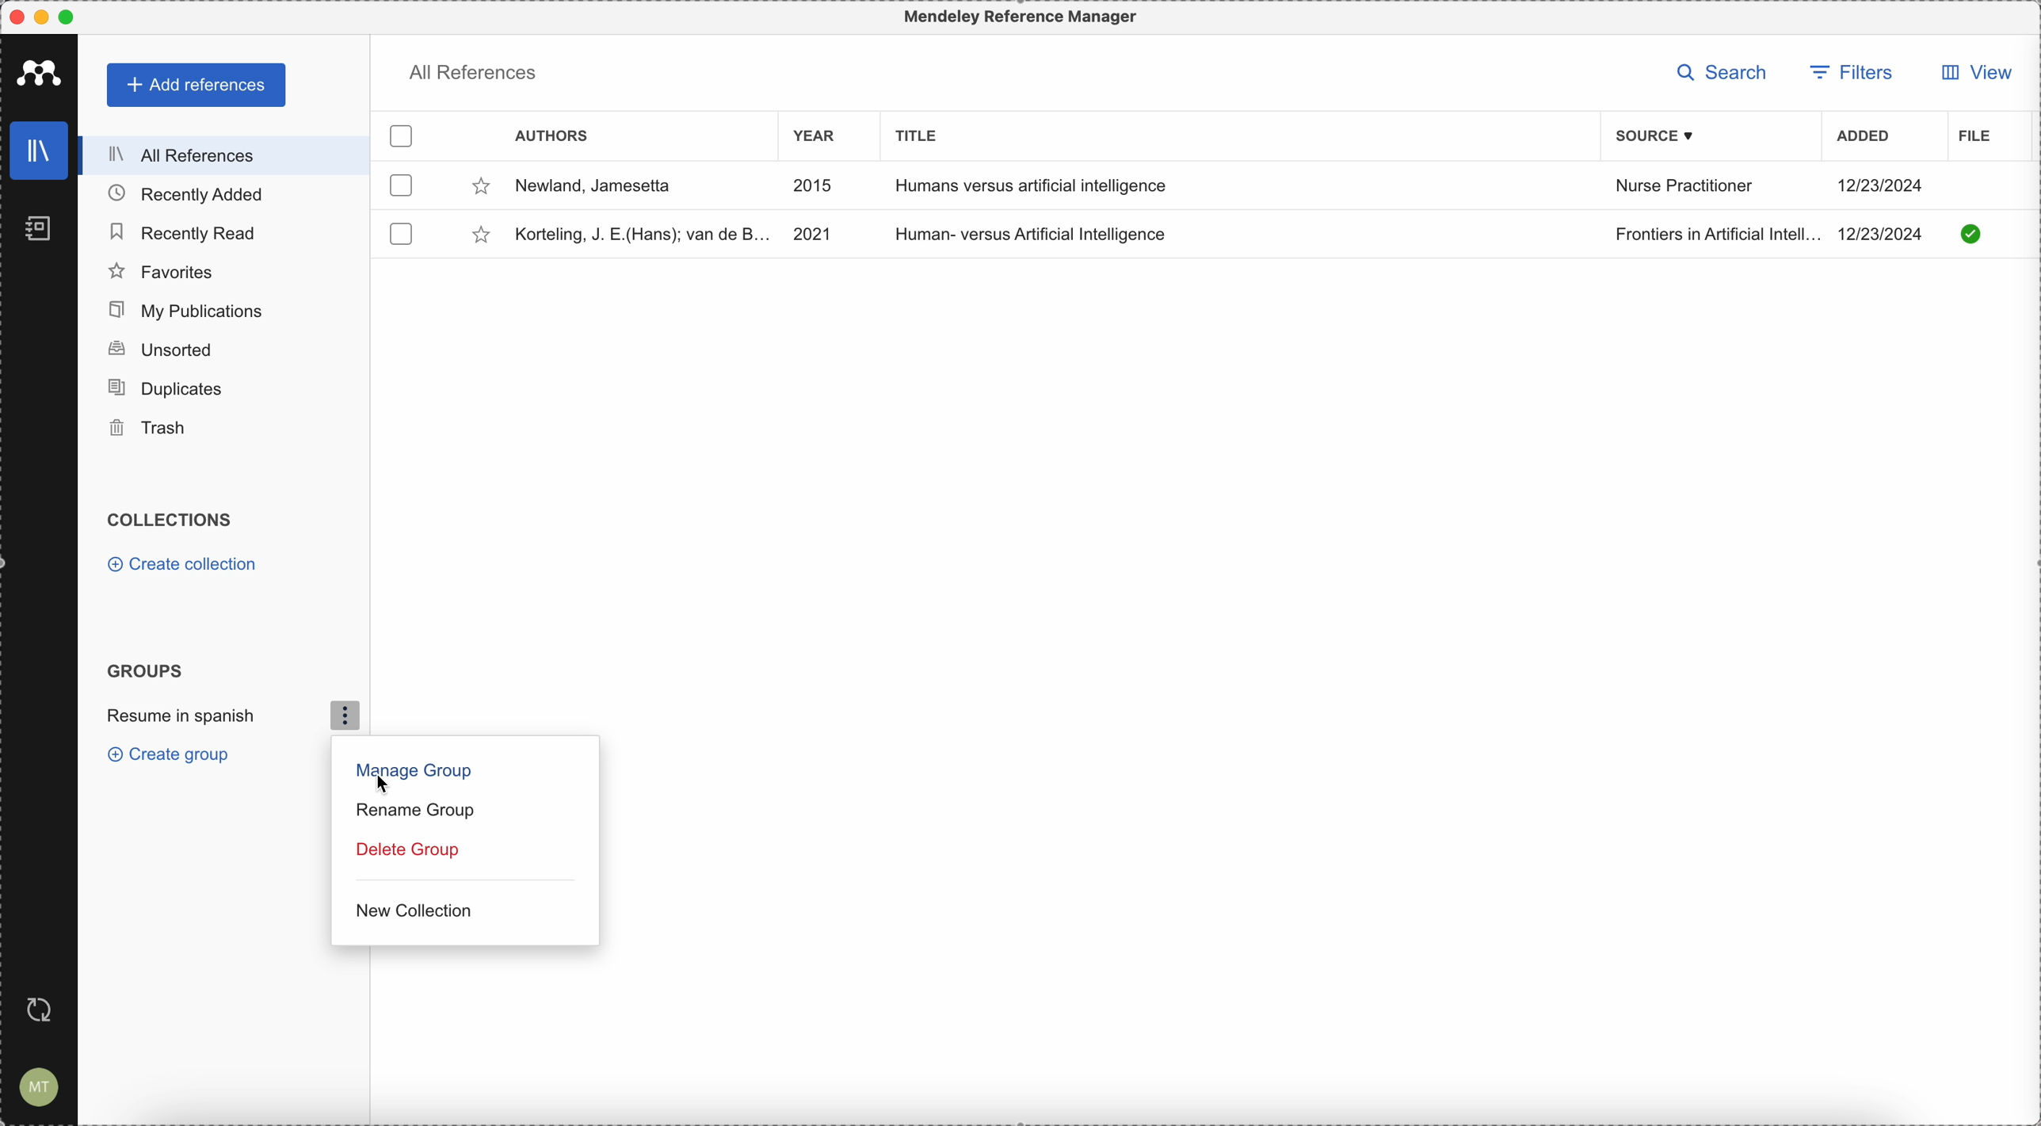 This screenshot has height=1126, width=2041. Describe the element at coordinates (1658, 136) in the screenshot. I see `source` at that location.